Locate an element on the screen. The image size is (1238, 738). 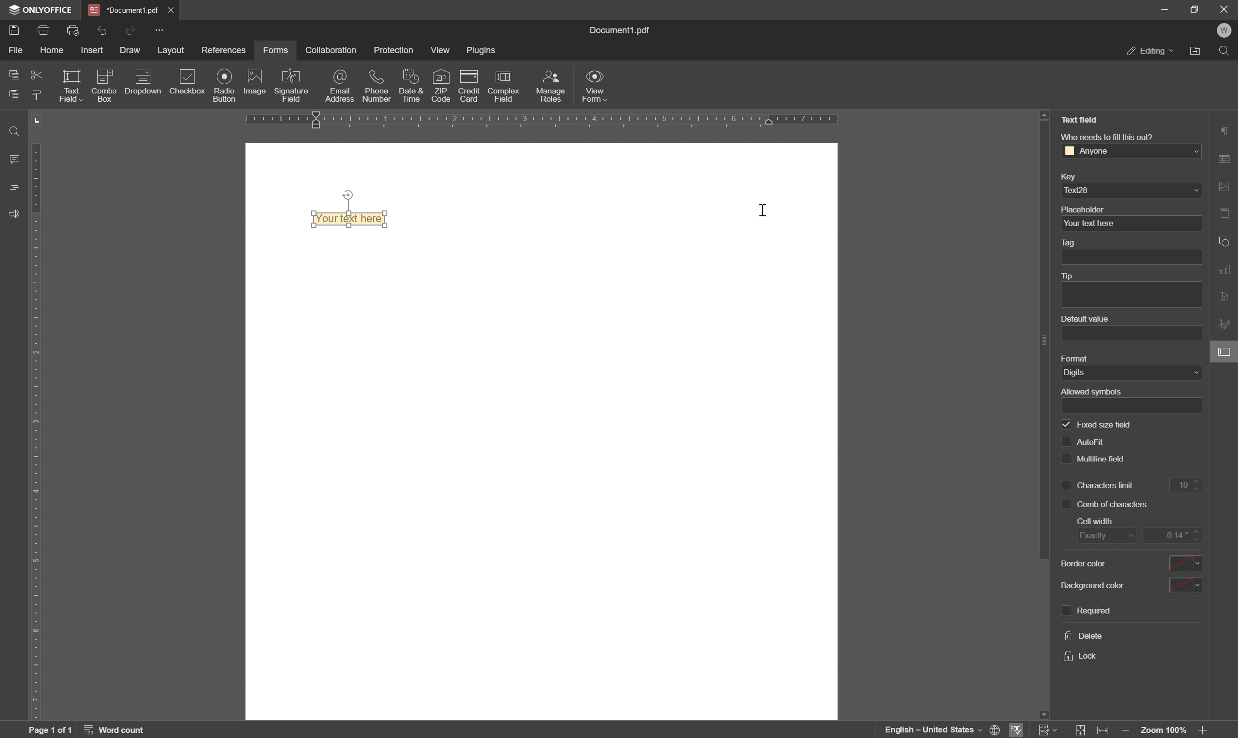
text28 is located at coordinates (1129, 191).